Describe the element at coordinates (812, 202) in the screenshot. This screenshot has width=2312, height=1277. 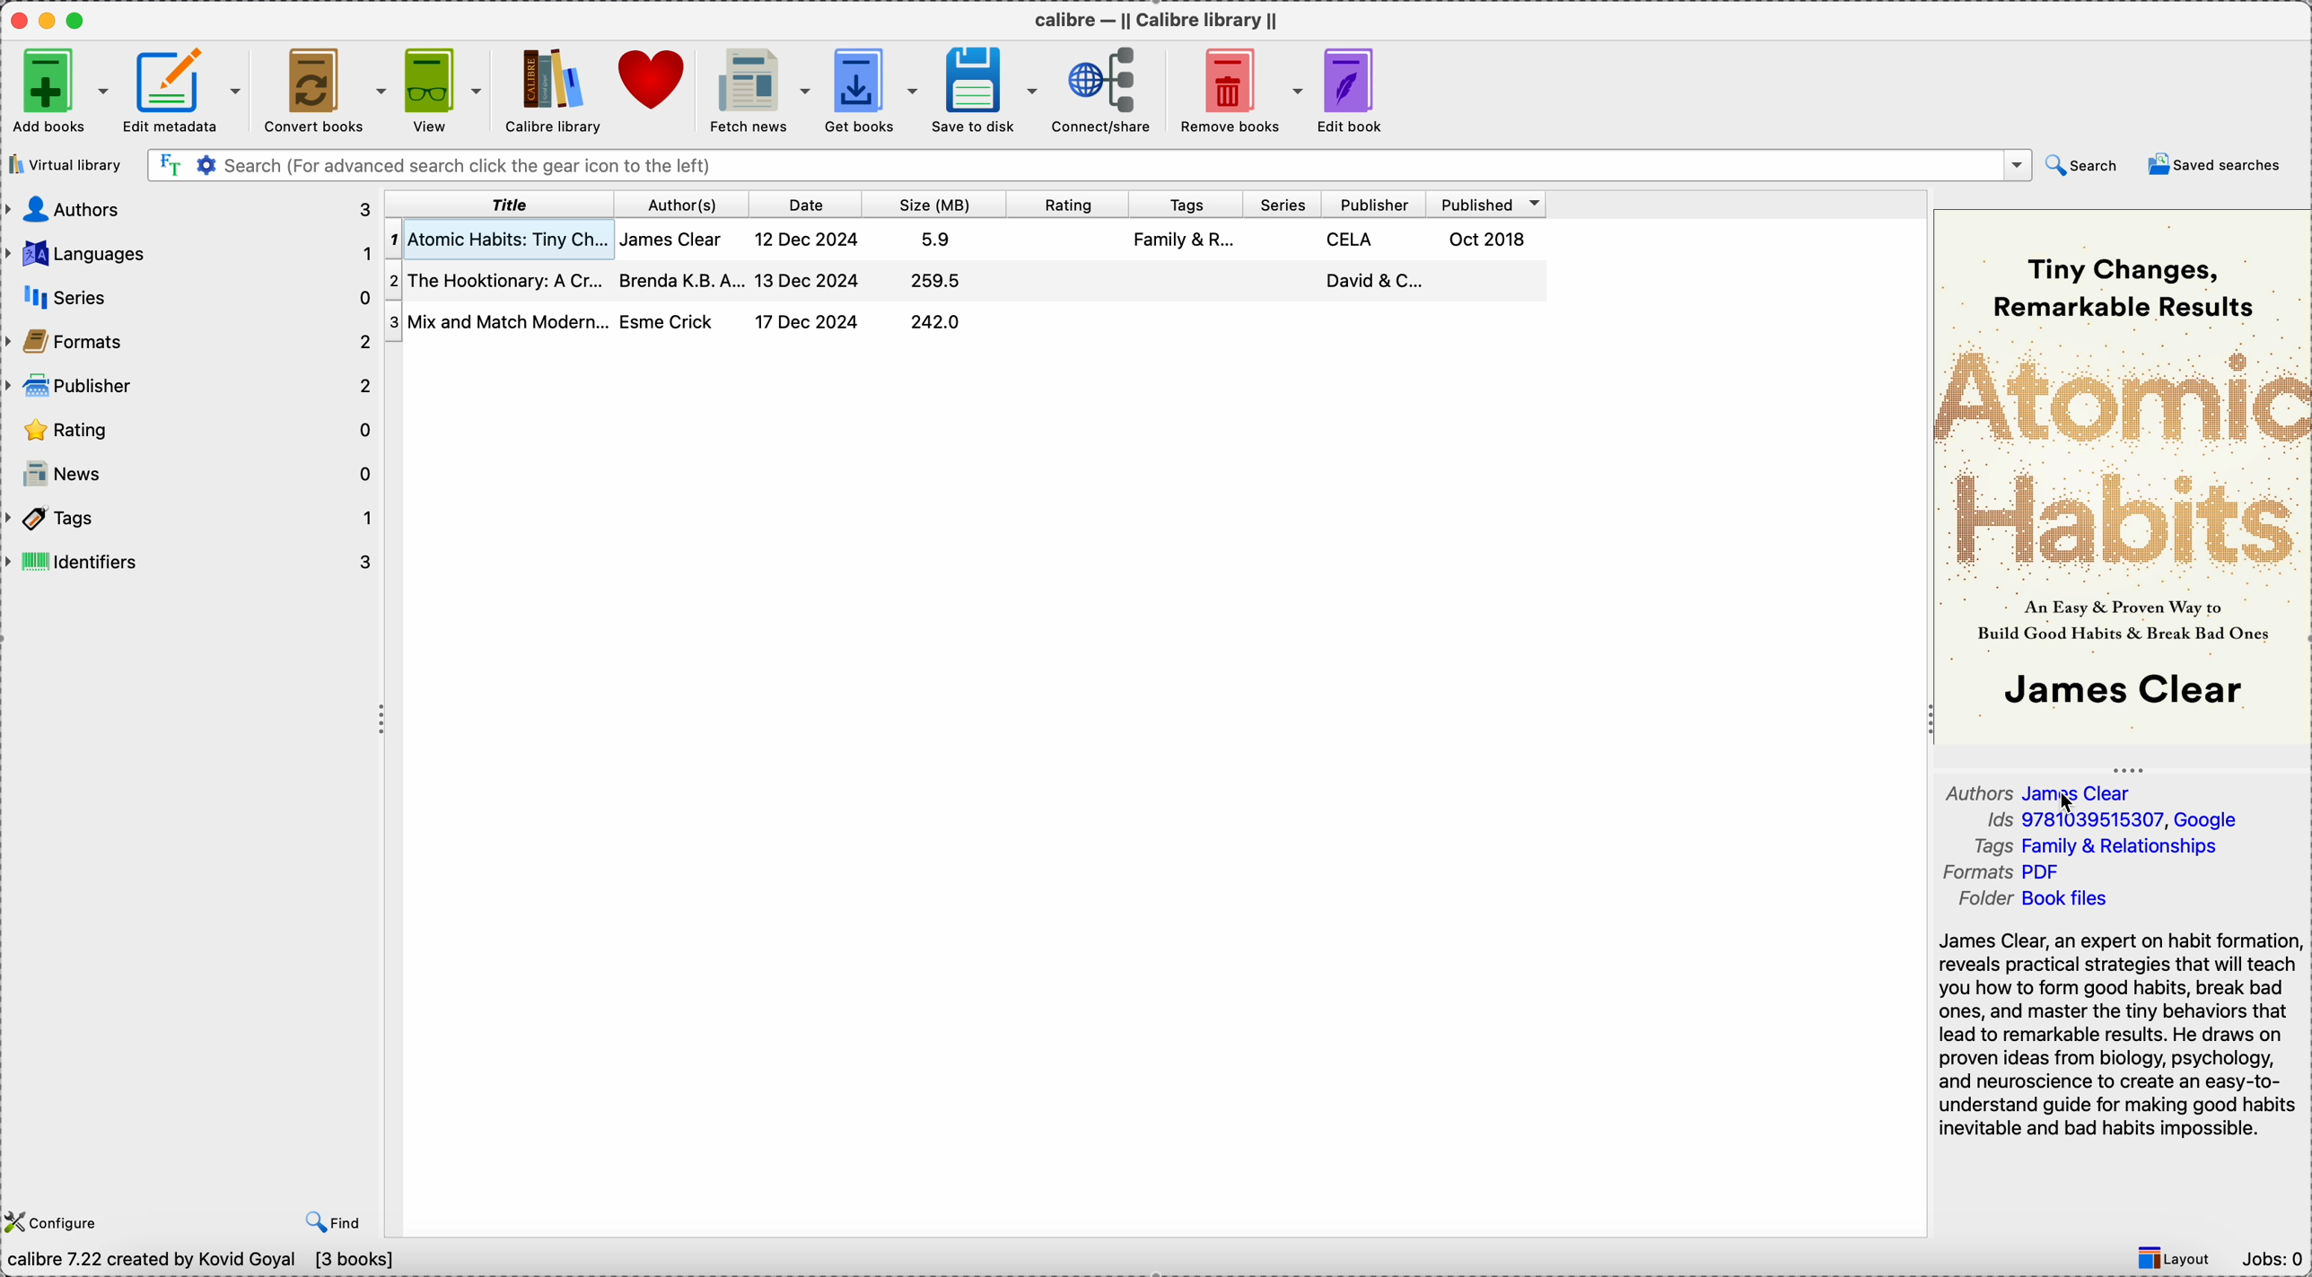
I see `date` at that location.